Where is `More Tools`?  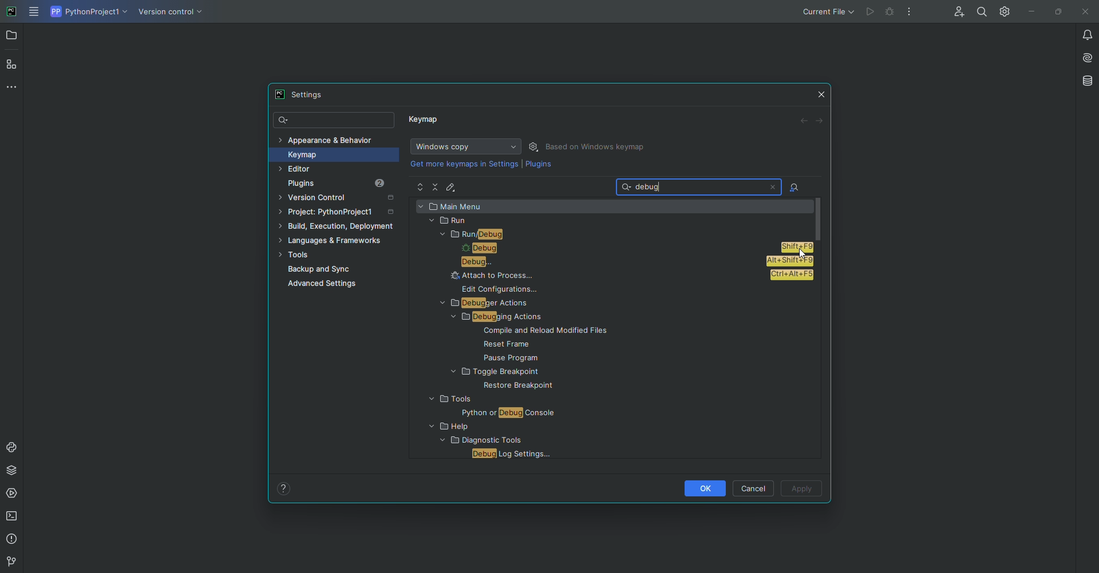 More Tools is located at coordinates (14, 86).